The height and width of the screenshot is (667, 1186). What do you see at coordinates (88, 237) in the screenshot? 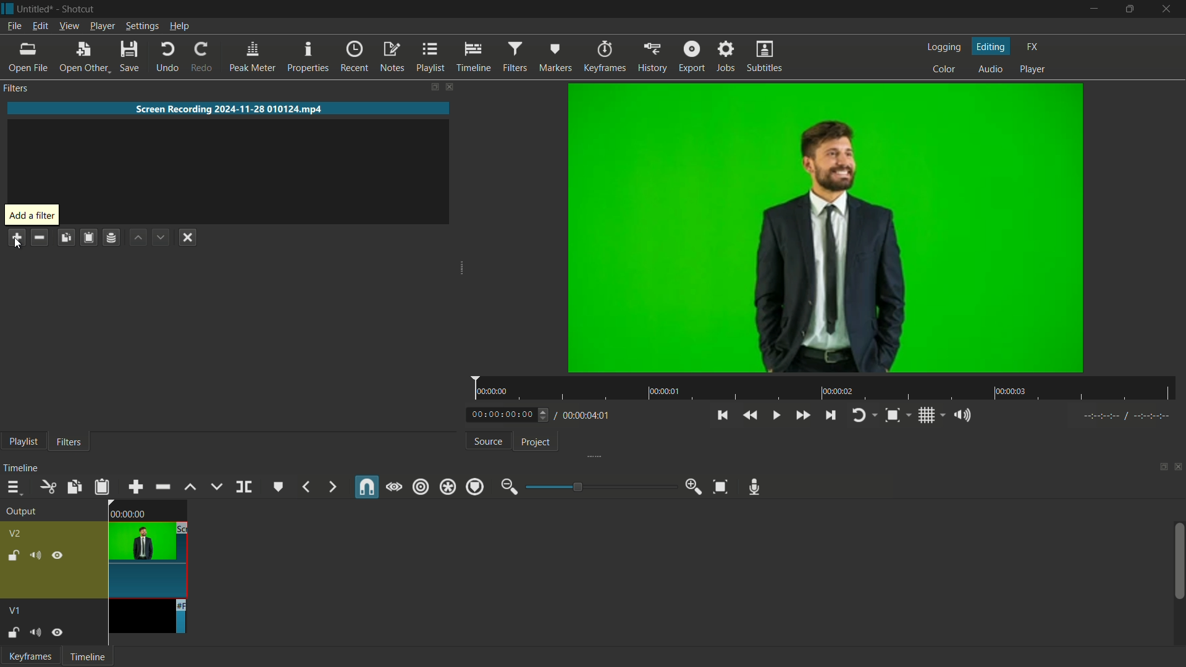
I see `paste filter set` at bounding box center [88, 237].